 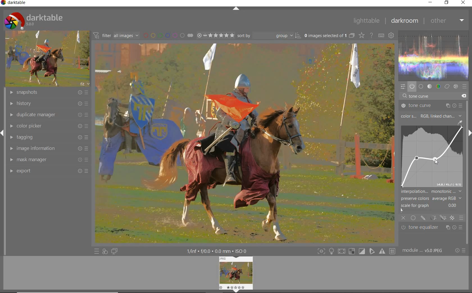 I want to click on base, so click(x=421, y=87).